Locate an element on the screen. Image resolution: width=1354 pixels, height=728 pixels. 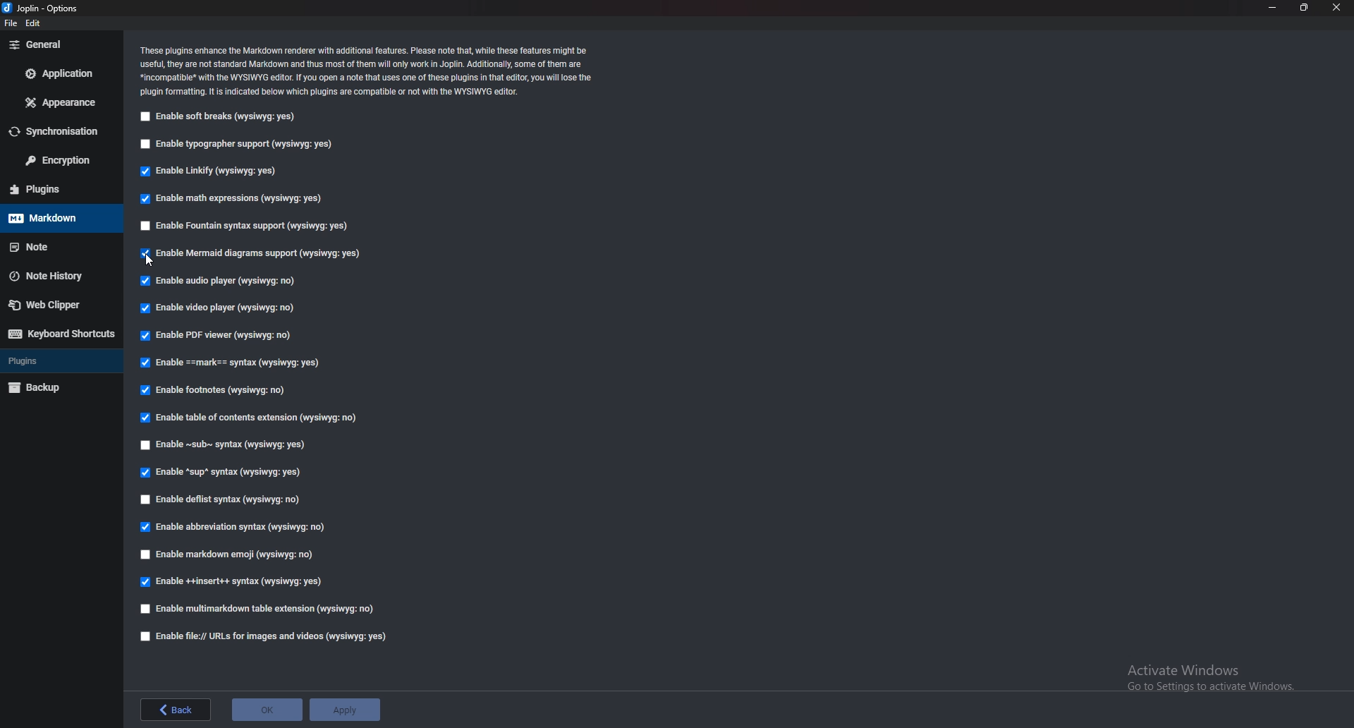
Enable video player is located at coordinates (218, 310).